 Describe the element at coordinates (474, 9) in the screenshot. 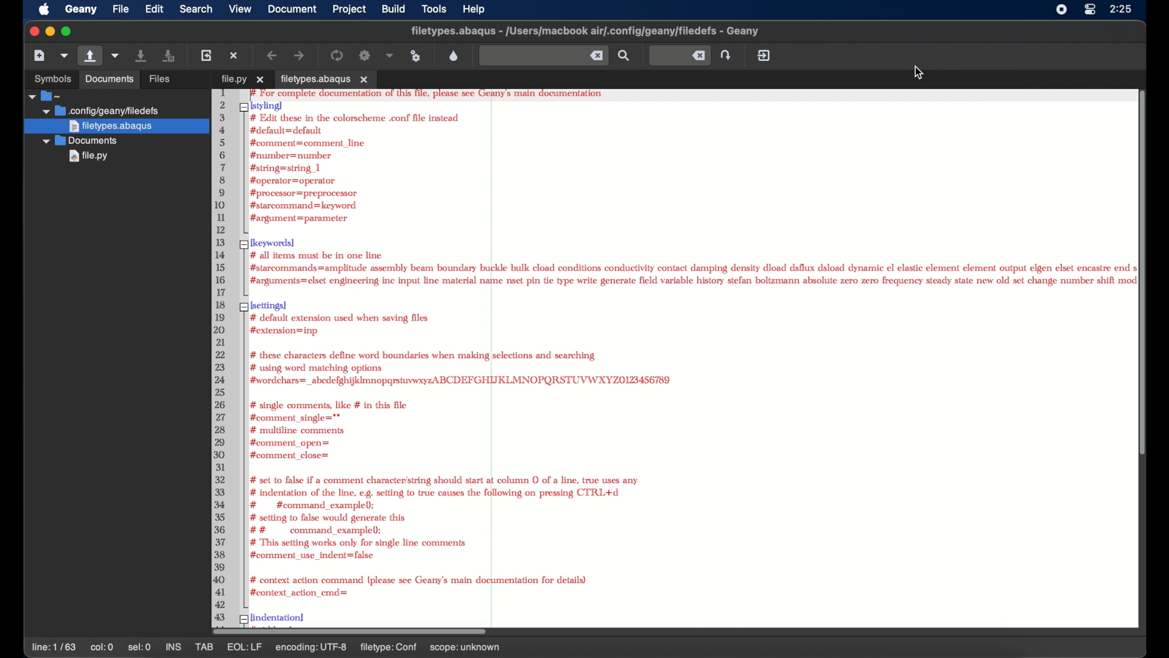

I see `help` at that location.